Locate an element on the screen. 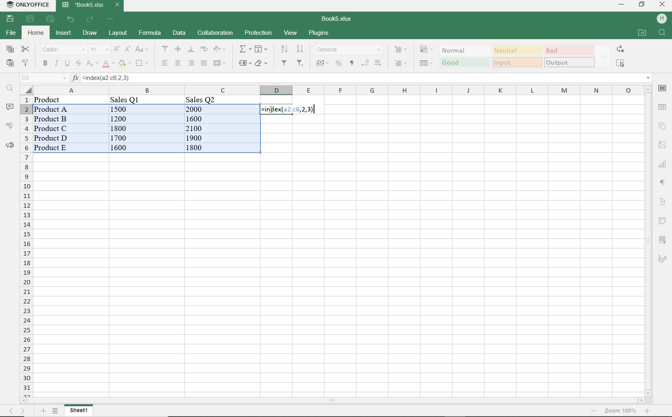  sheet 1 is located at coordinates (80, 410).